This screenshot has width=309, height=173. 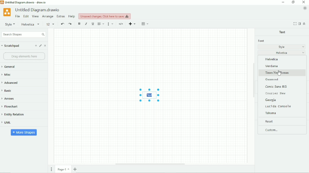 I want to click on View, so click(x=36, y=16).